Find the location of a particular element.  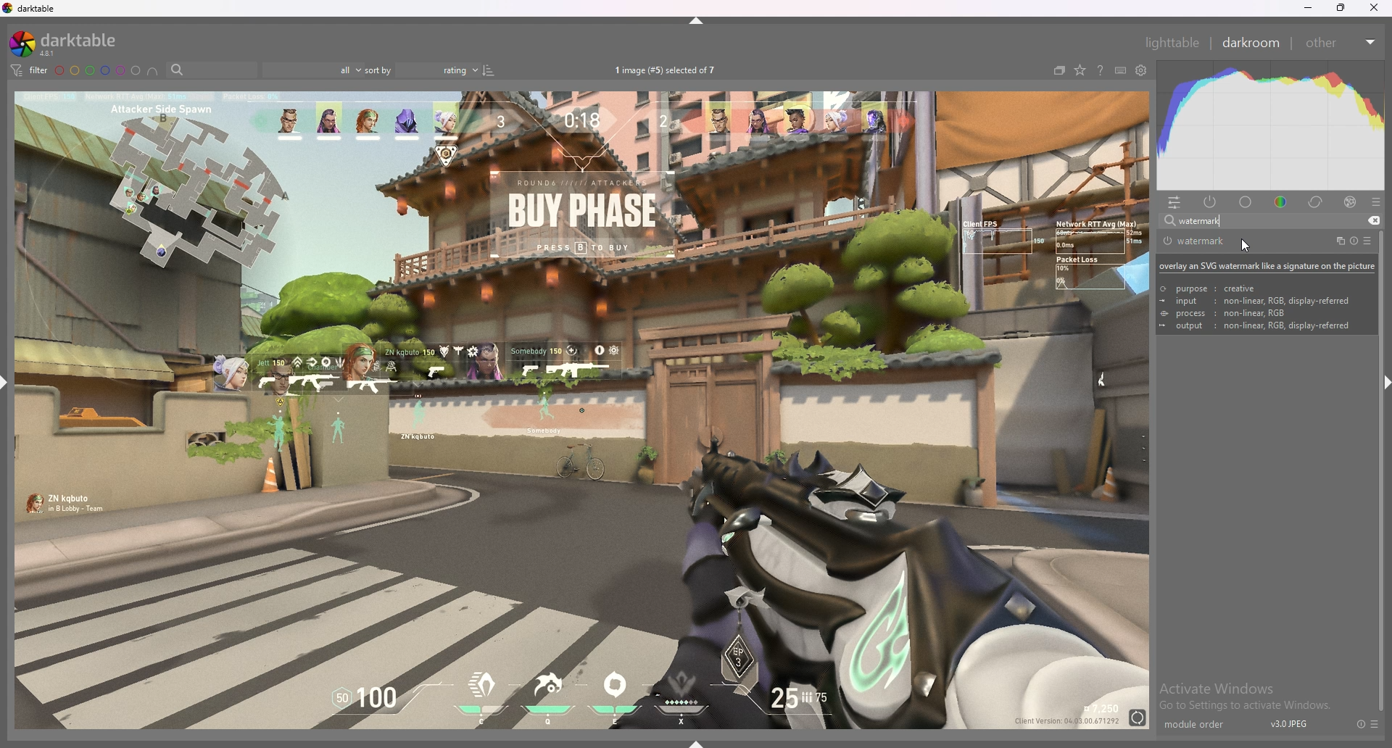

base is located at coordinates (1246, 202).